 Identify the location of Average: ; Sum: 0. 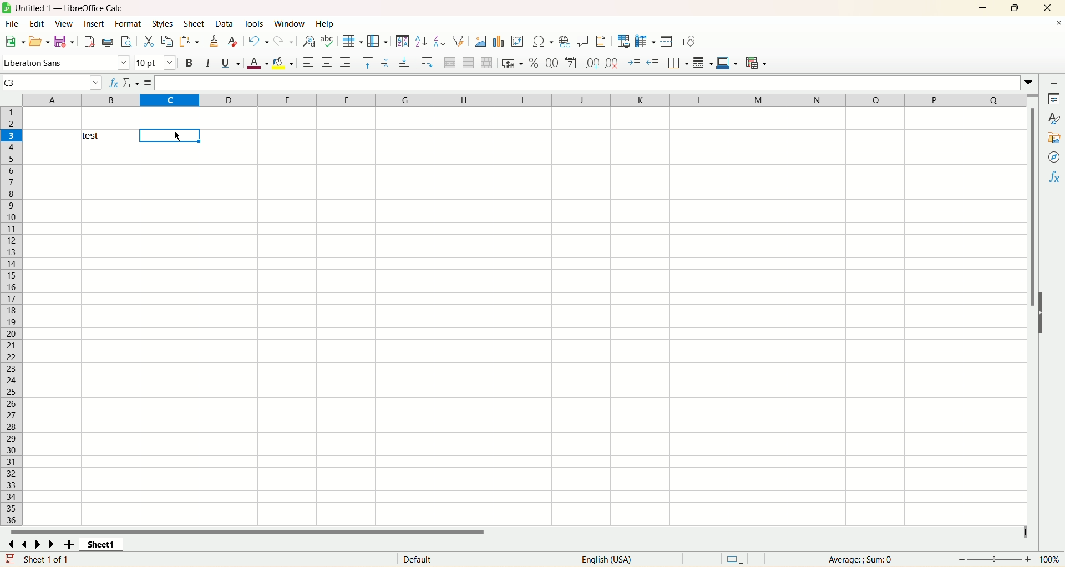
(860, 560).